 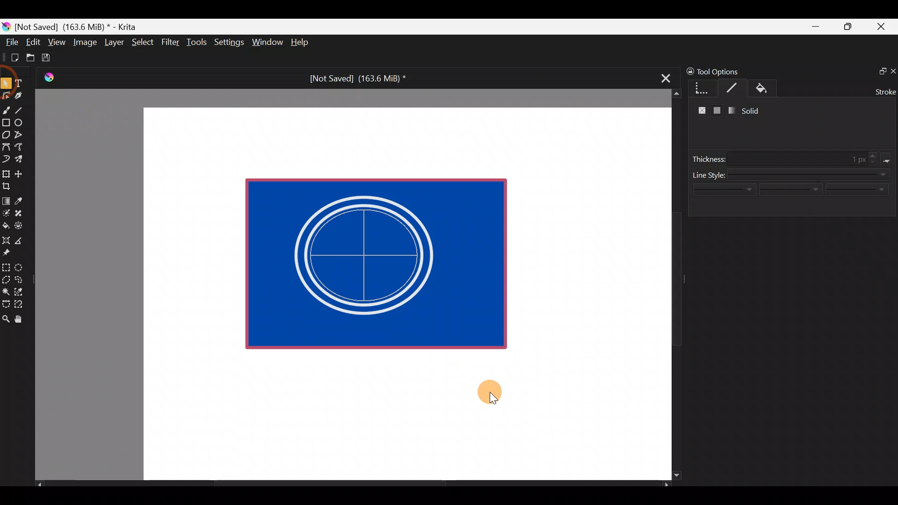 I want to click on Edit, so click(x=33, y=43).